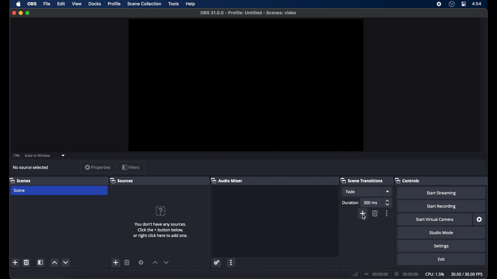 The height and width of the screenshot is (279, 497). I want to click on connection, so click(375, 274).